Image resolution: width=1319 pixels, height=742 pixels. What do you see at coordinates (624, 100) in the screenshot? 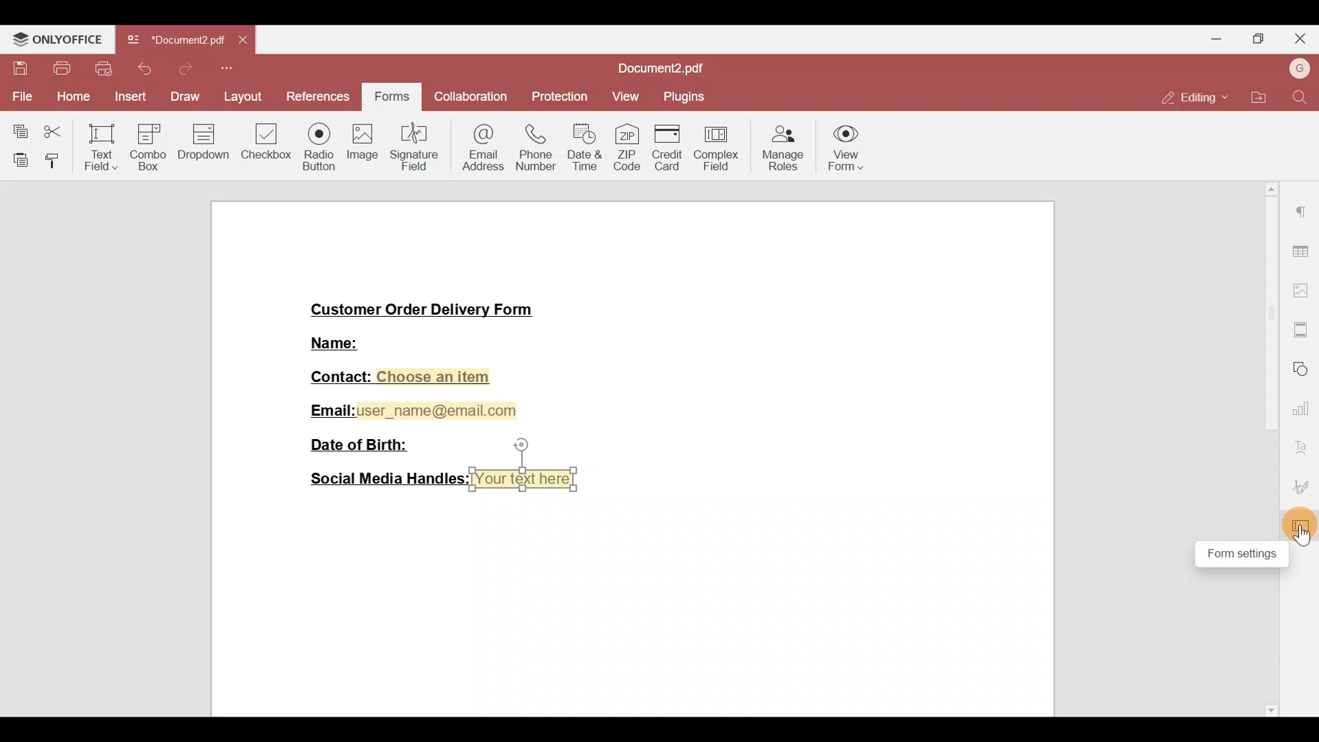
I see `View` at bounding box center [624, 100].